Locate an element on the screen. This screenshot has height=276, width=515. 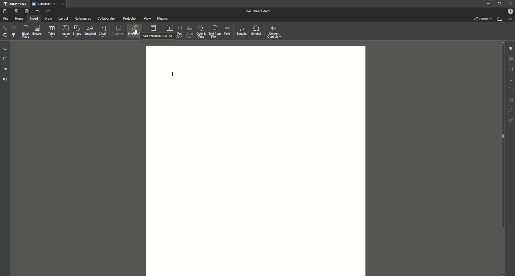
Paste is located at coordinates (5, 35).